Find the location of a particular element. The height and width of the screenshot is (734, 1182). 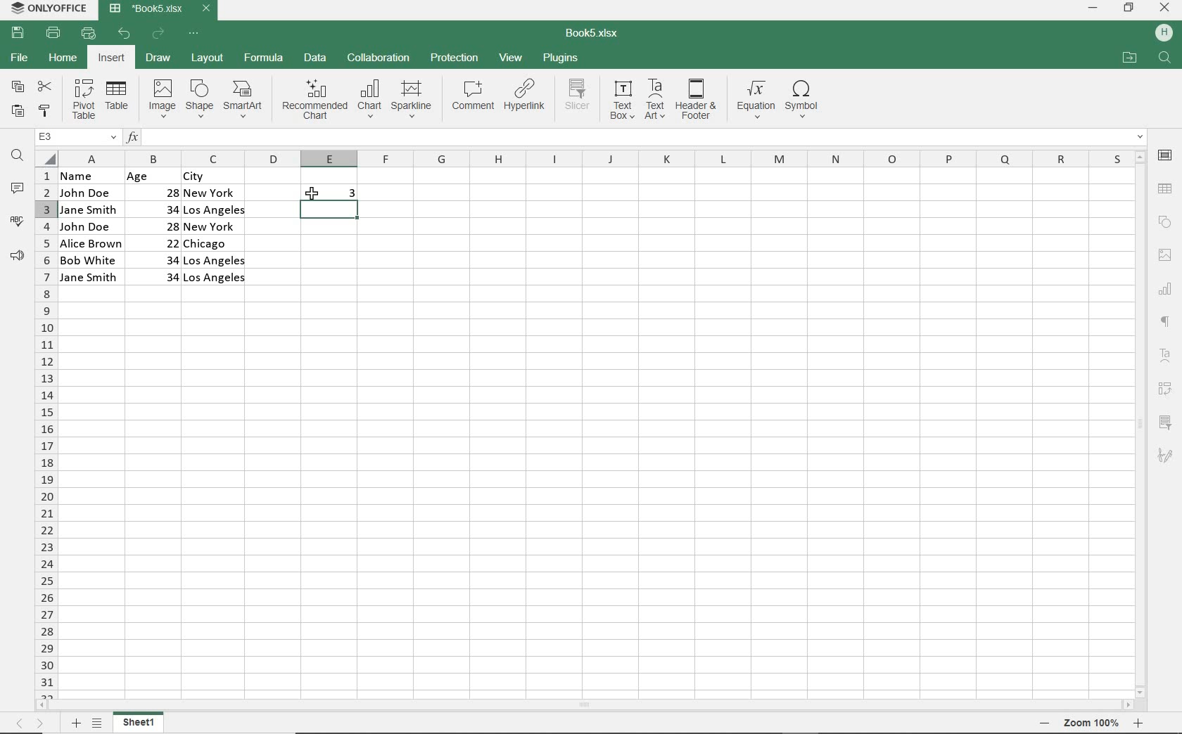

DOCUMENT NAME is located at coordinates (595, 35).